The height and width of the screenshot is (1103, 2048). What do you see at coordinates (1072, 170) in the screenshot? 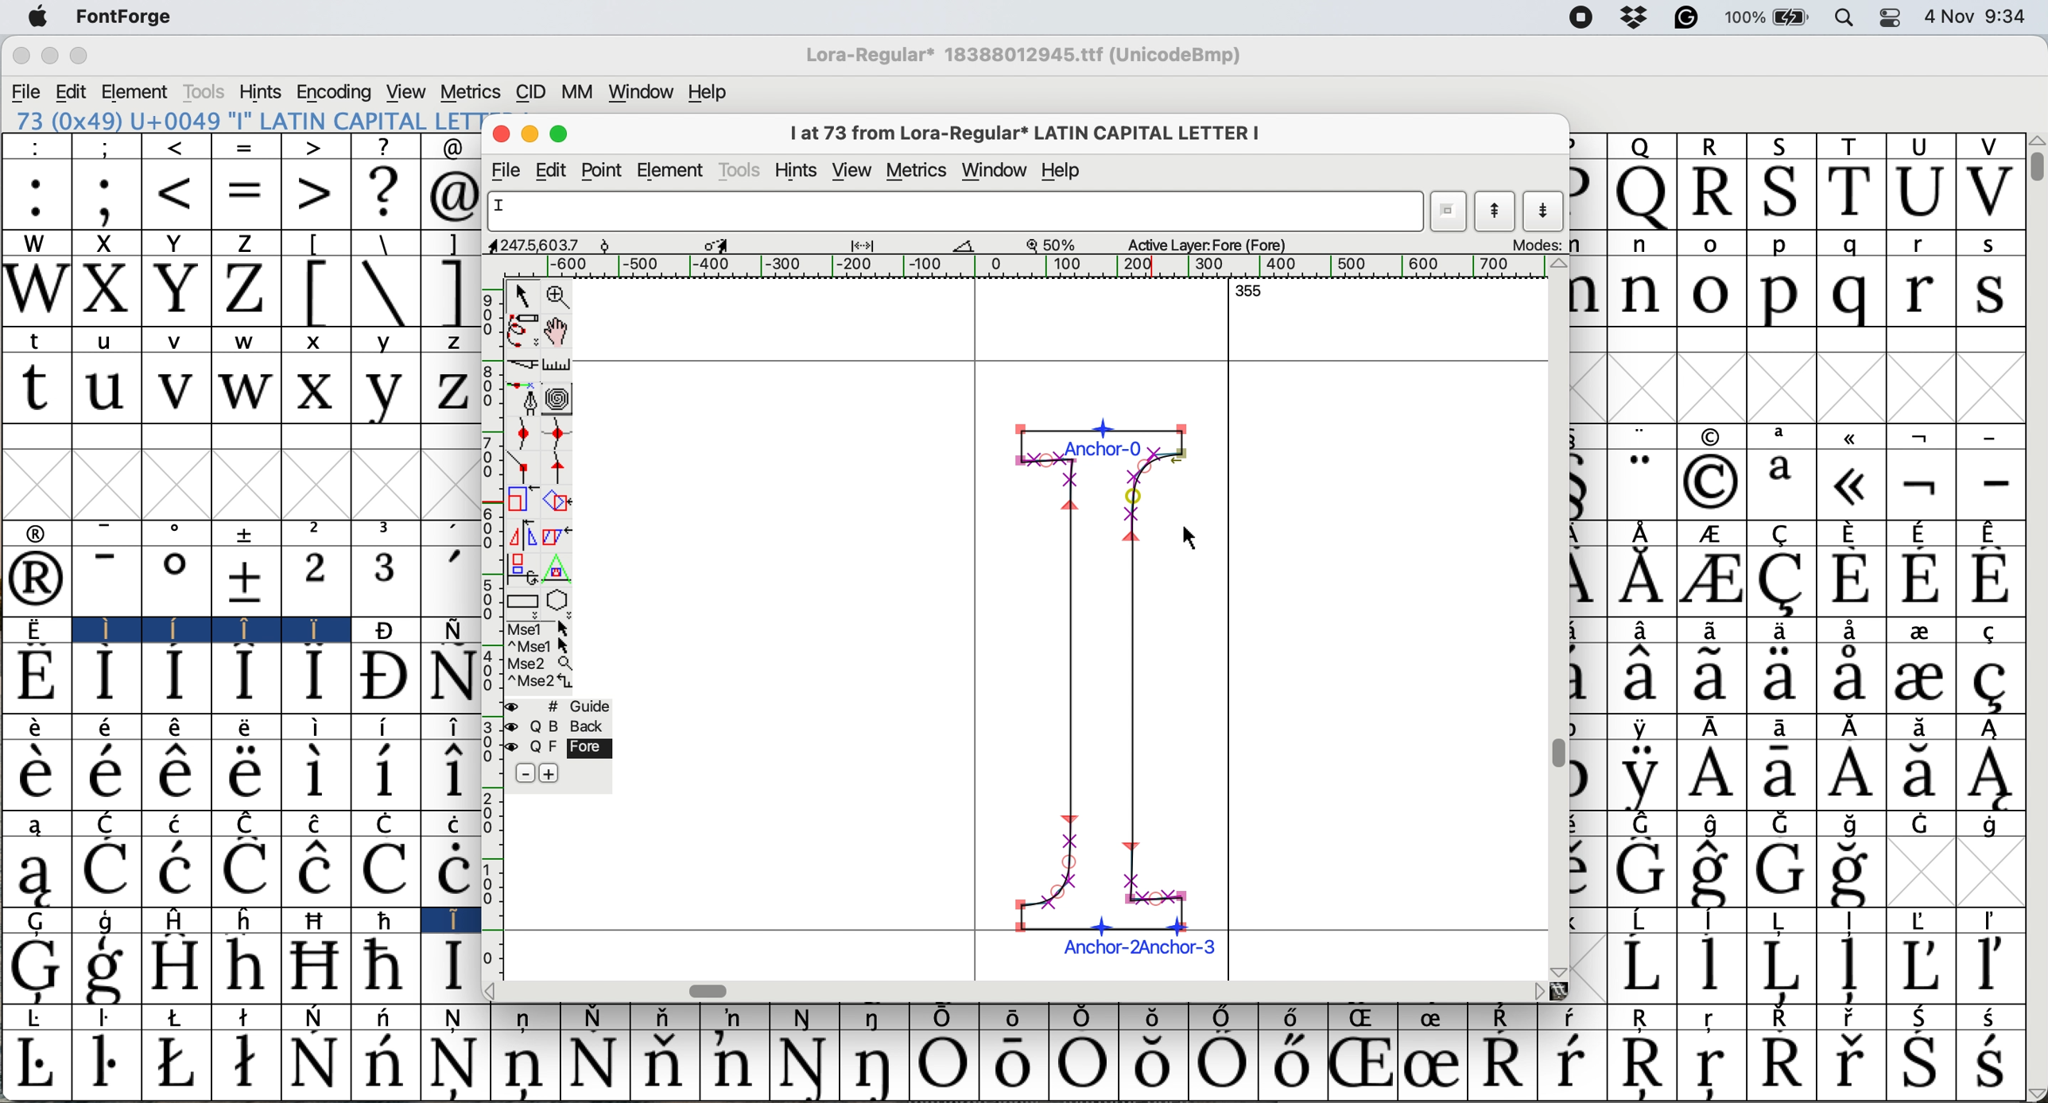
I see `help` at bounding box center [1072, 170].